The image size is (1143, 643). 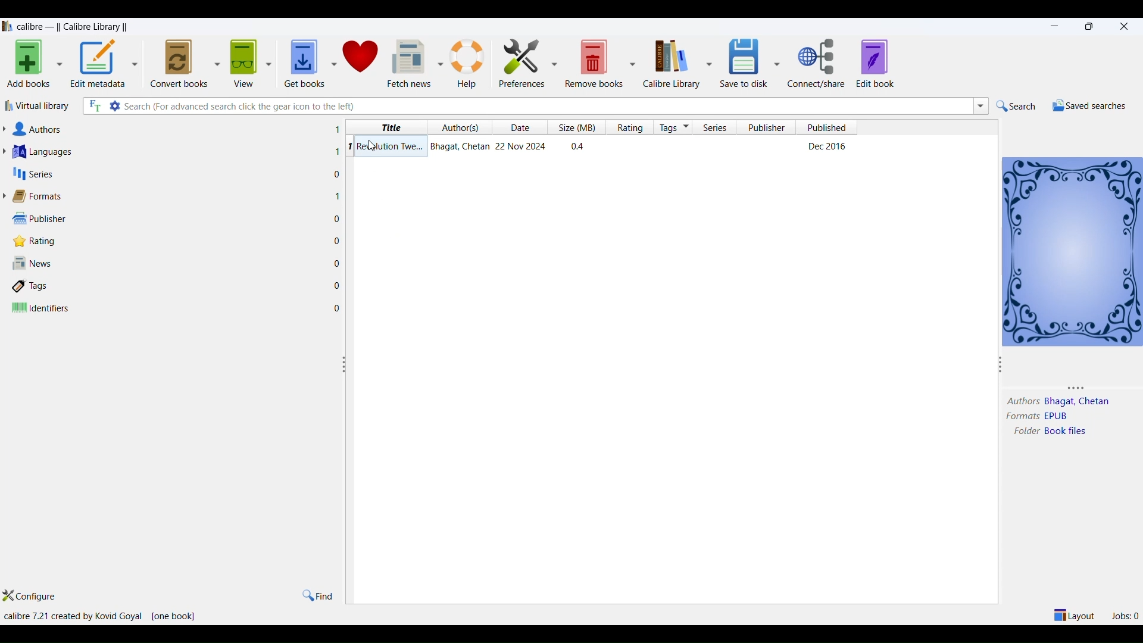 What do you see at coordinates (332, 60) in the screenshot?
I see `get books options dropdown button` at bounding box center [332, 60].